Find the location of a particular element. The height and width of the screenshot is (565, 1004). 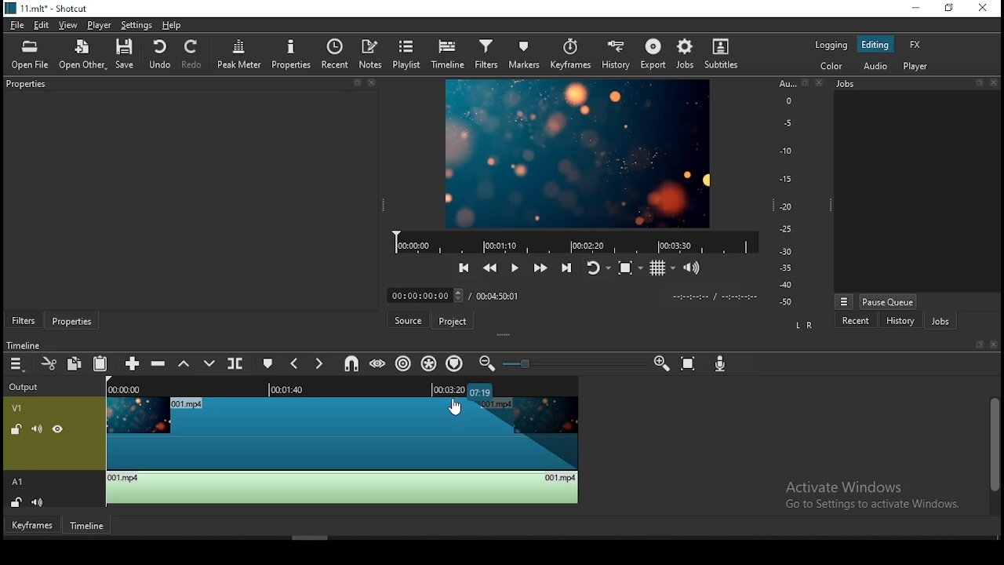

history is located at coordinates (893, 322).